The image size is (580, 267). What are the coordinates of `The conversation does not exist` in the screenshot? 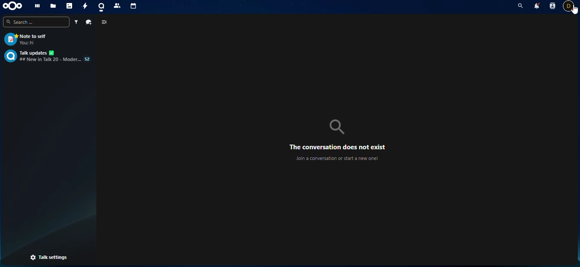 It's located at (337, 147).